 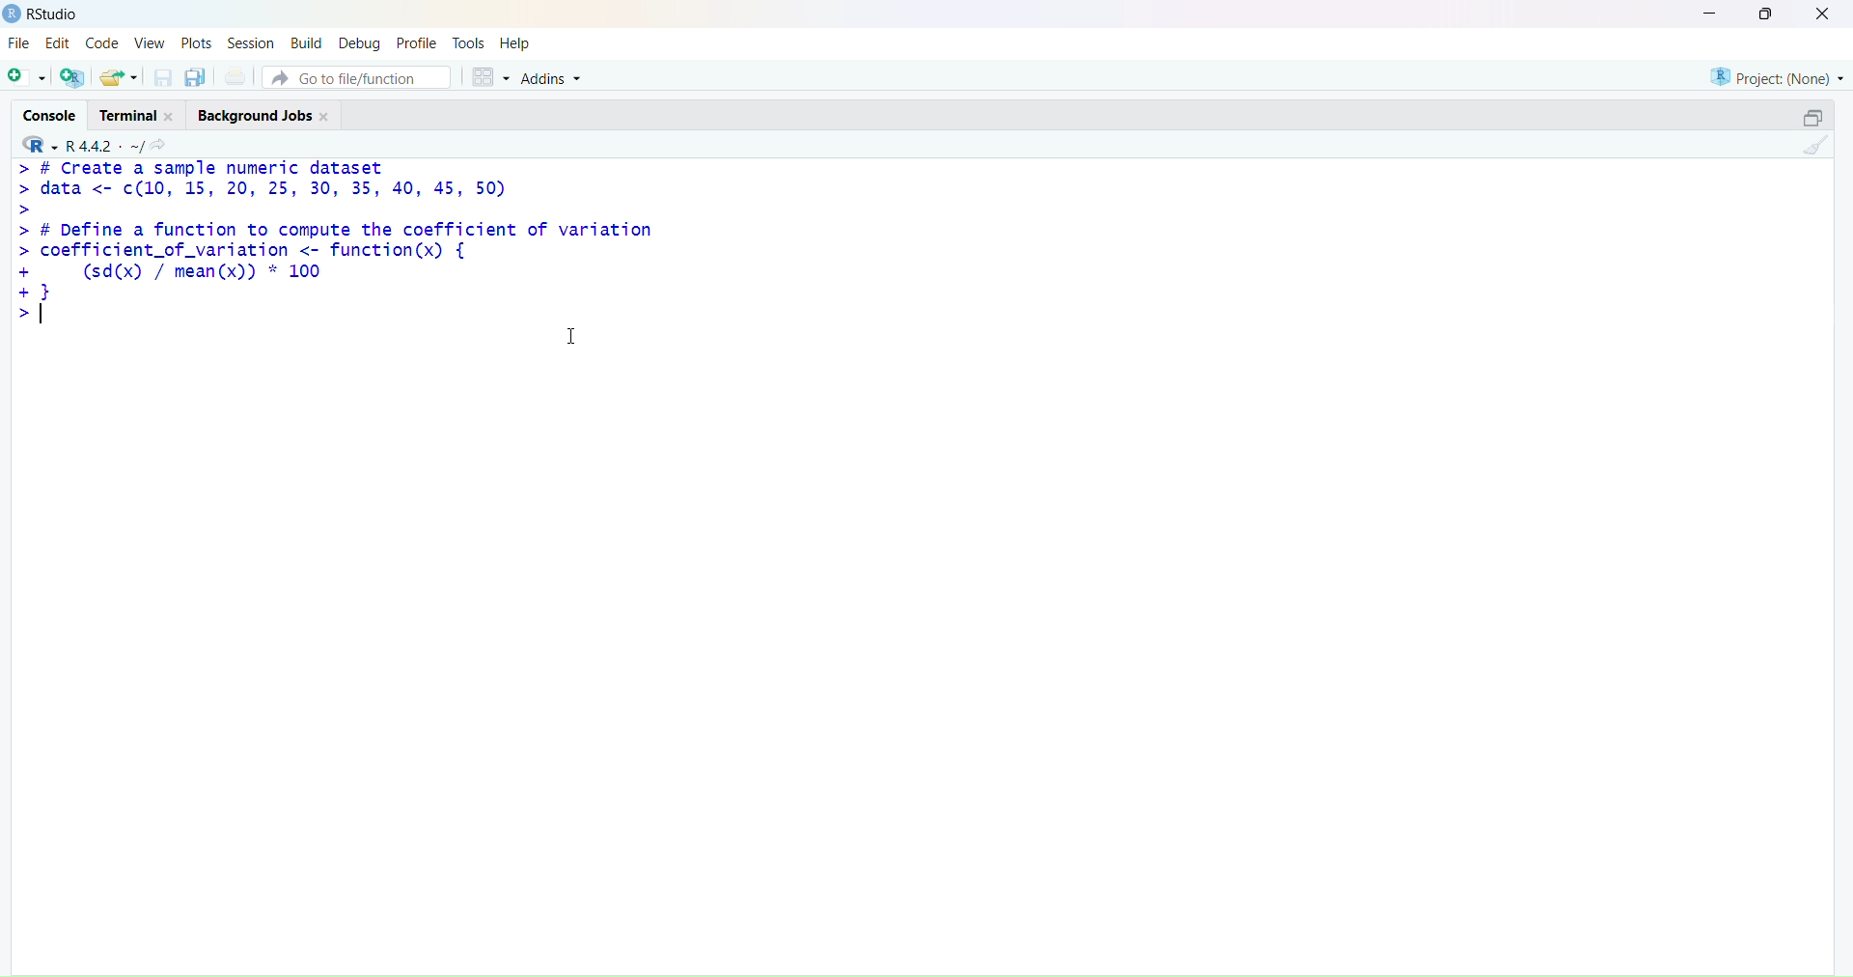 What do you see at coordinates (471, 42) in the screenshot?
I see `tools` at bounding box center [471, 42].